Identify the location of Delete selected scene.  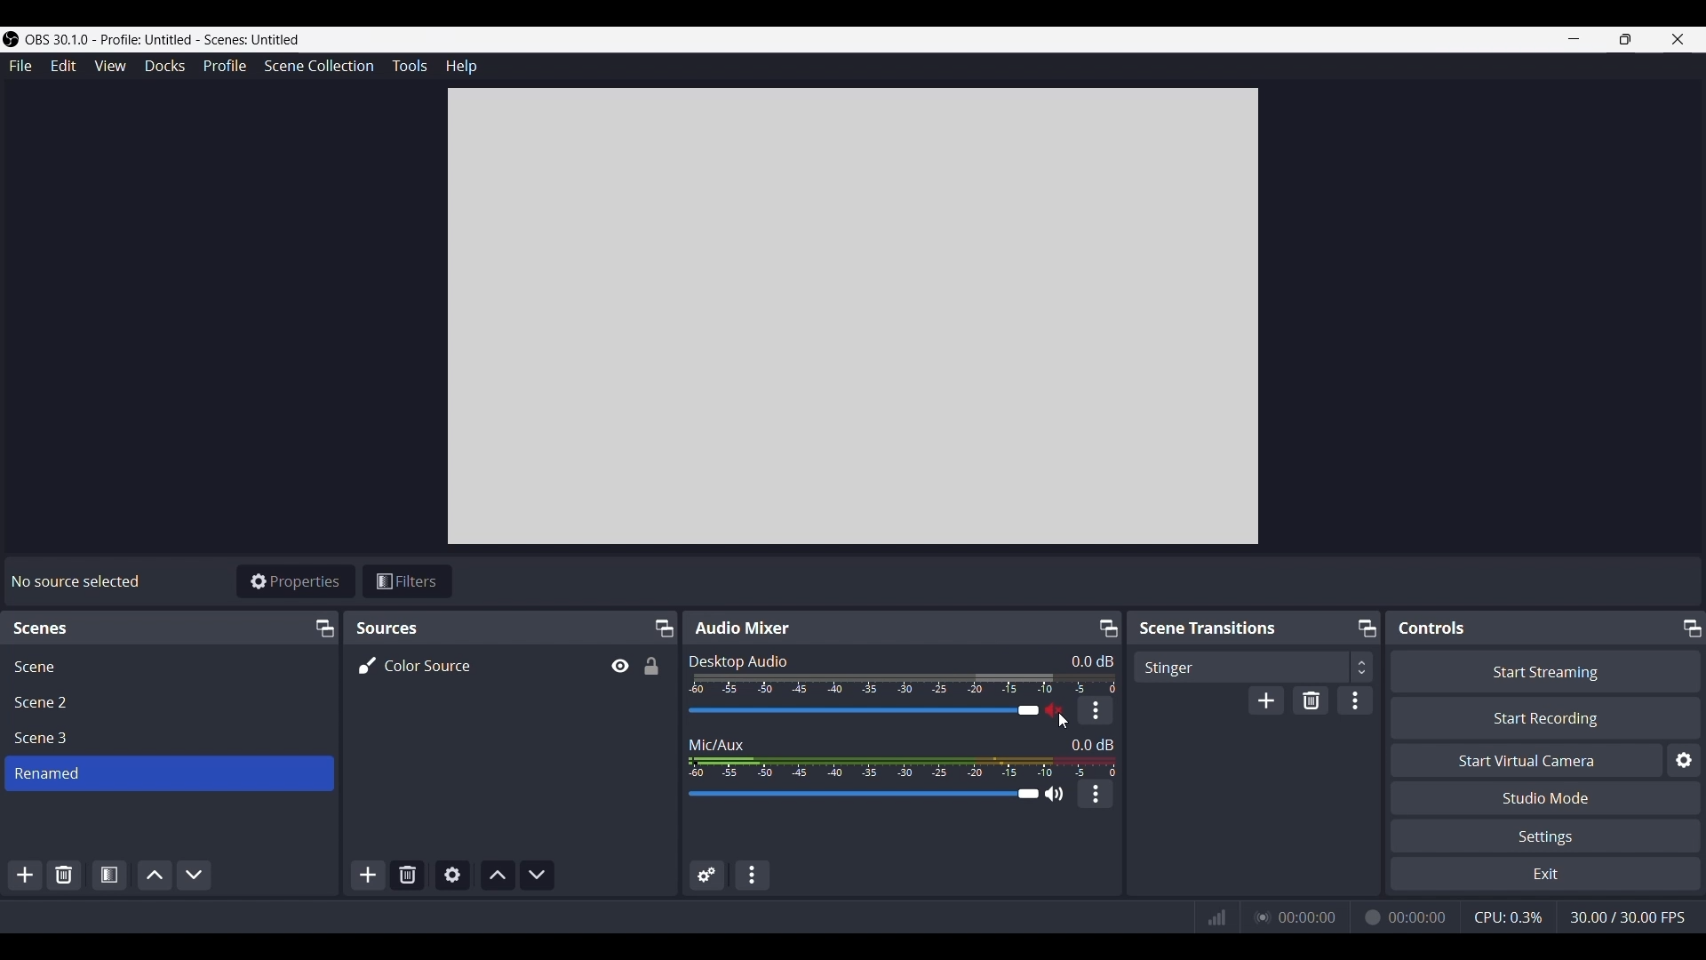
(64, 876).